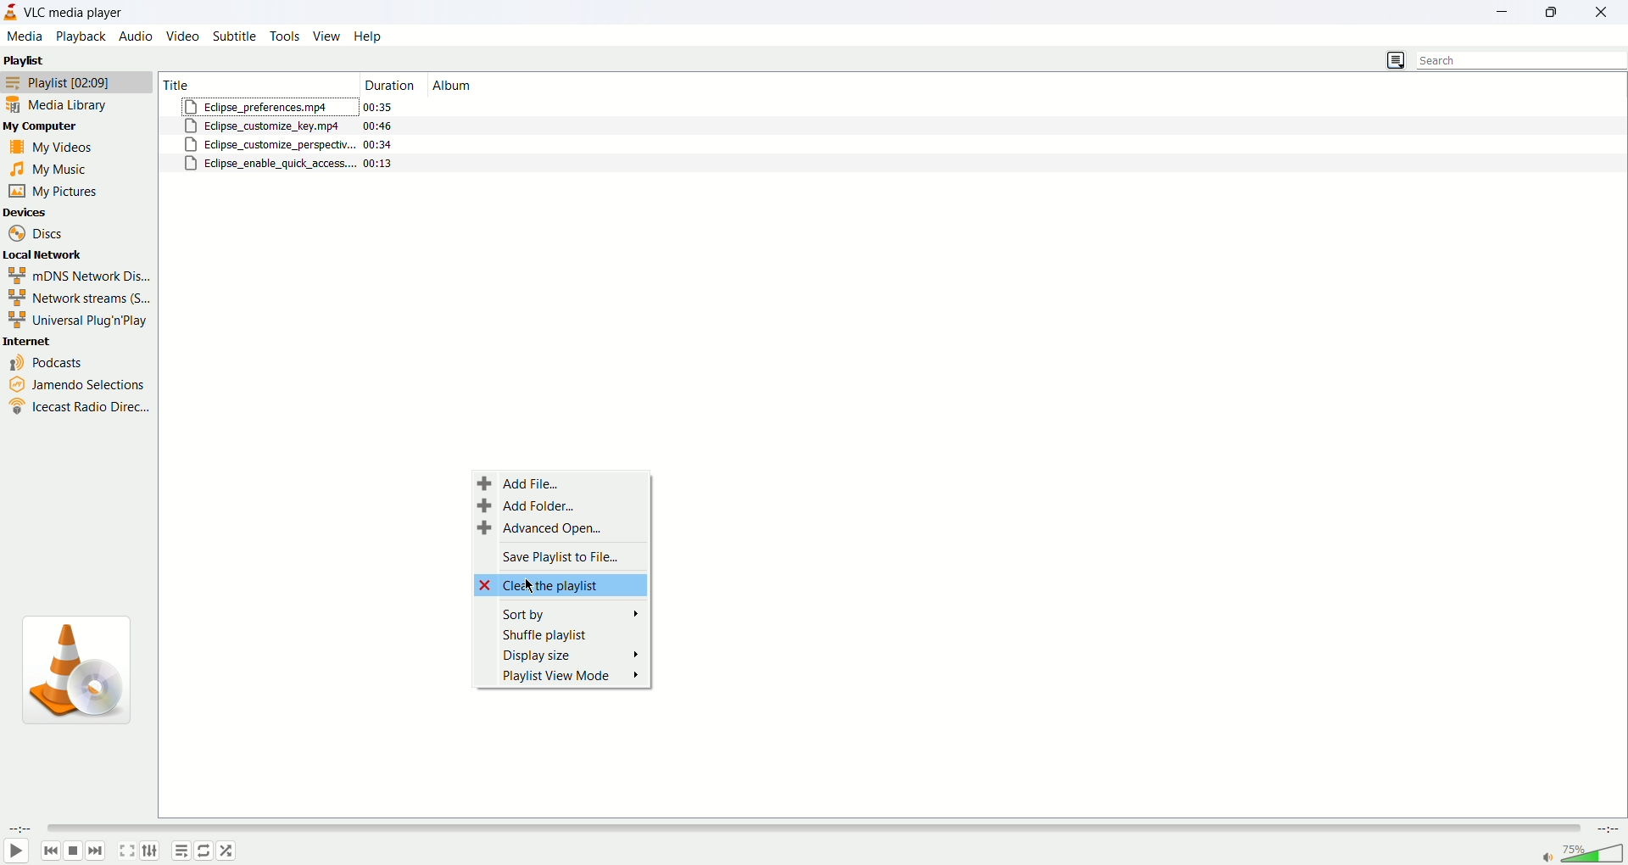 The width and height of the screenshot is (1628, 865). I want to click on list view, so click(1396, 60).